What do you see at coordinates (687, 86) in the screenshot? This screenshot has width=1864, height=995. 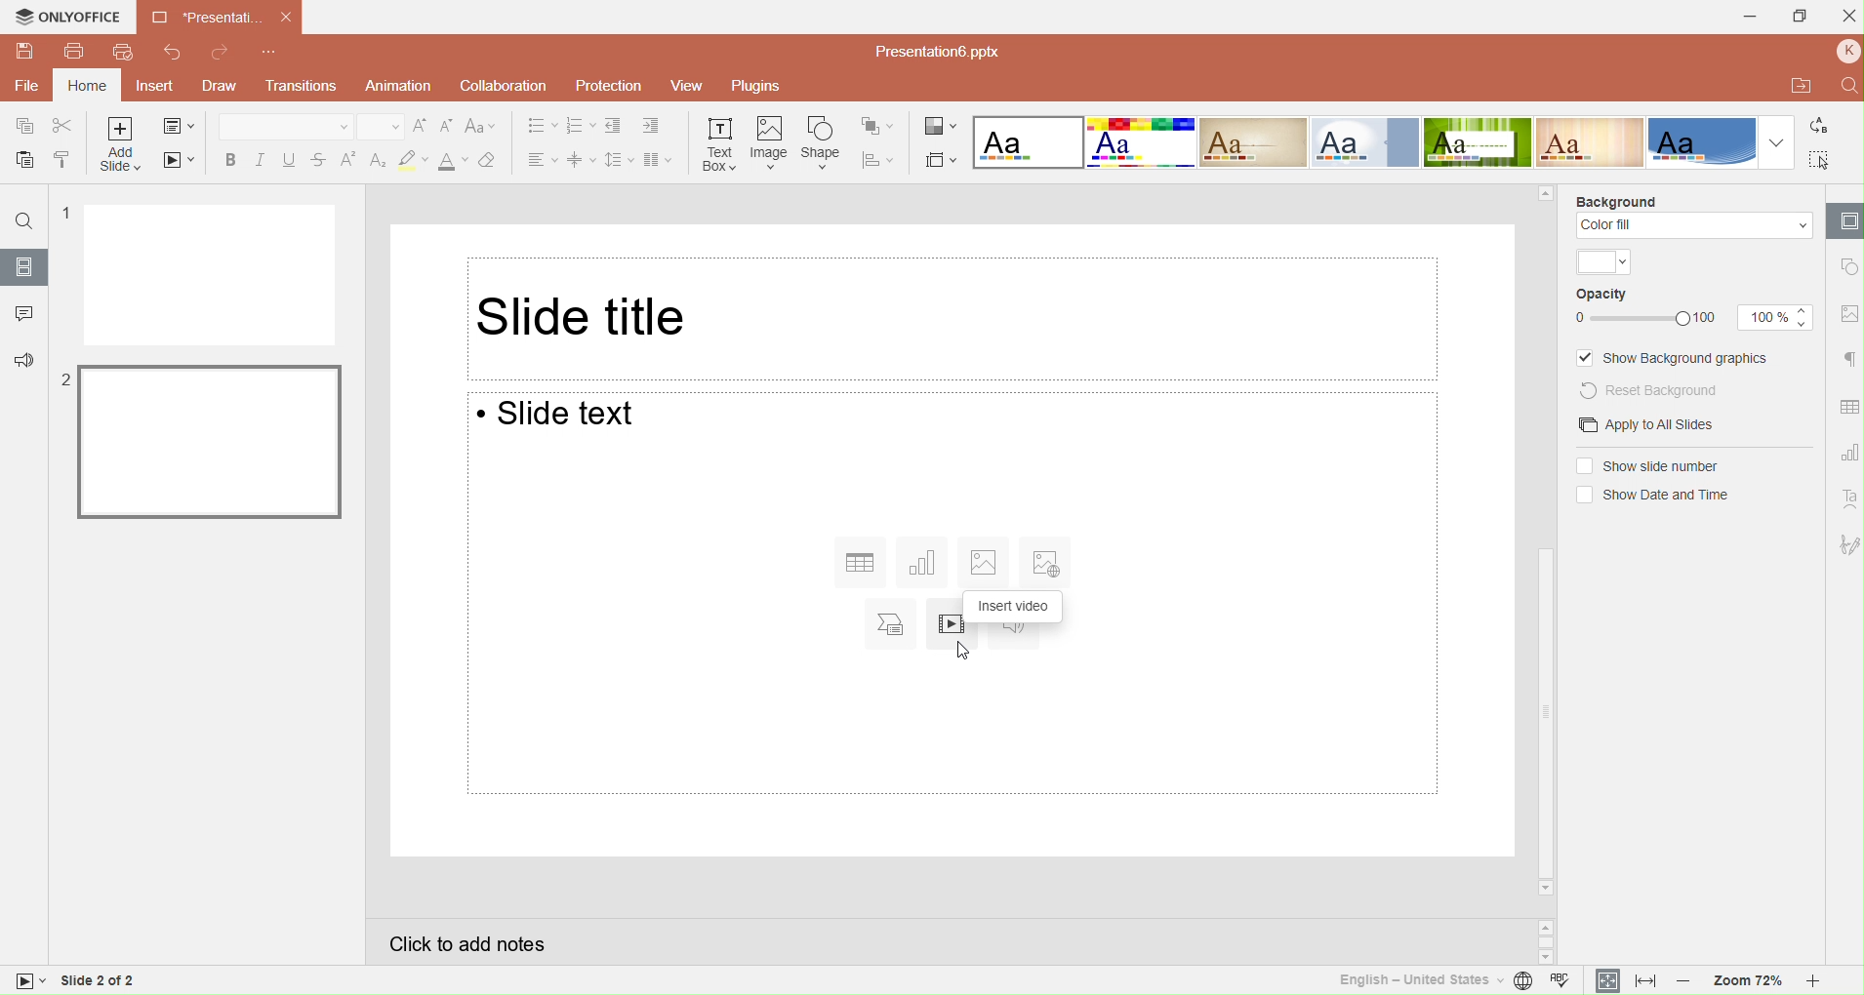 I see `View` at bounding box center [687, 86].